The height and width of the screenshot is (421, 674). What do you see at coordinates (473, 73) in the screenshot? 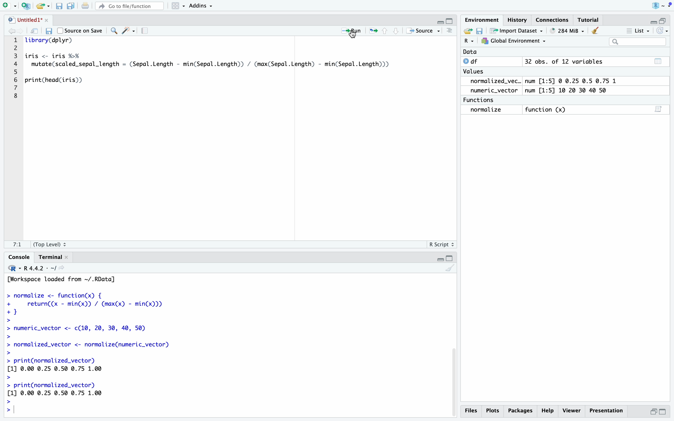
I see `Values` at bounding box center [473, 73].